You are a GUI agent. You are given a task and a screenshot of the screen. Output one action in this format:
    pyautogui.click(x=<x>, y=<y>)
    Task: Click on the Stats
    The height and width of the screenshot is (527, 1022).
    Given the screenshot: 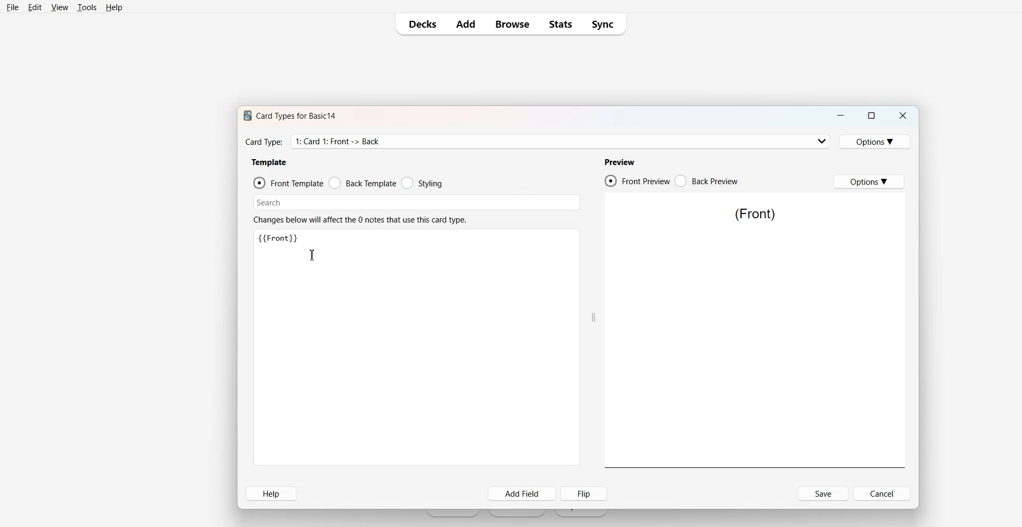 What is the action you would take?
    pyautogui.click(x=560, y=24)
    